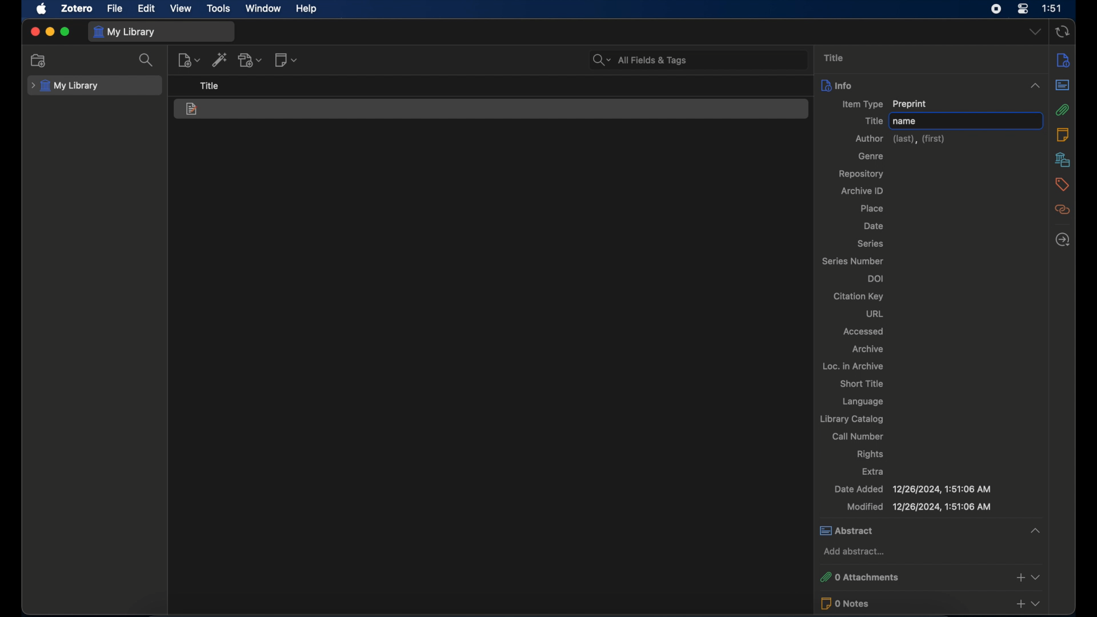 This screenshot has width=1097, height=617. I want to click on url, so click(877, 314).